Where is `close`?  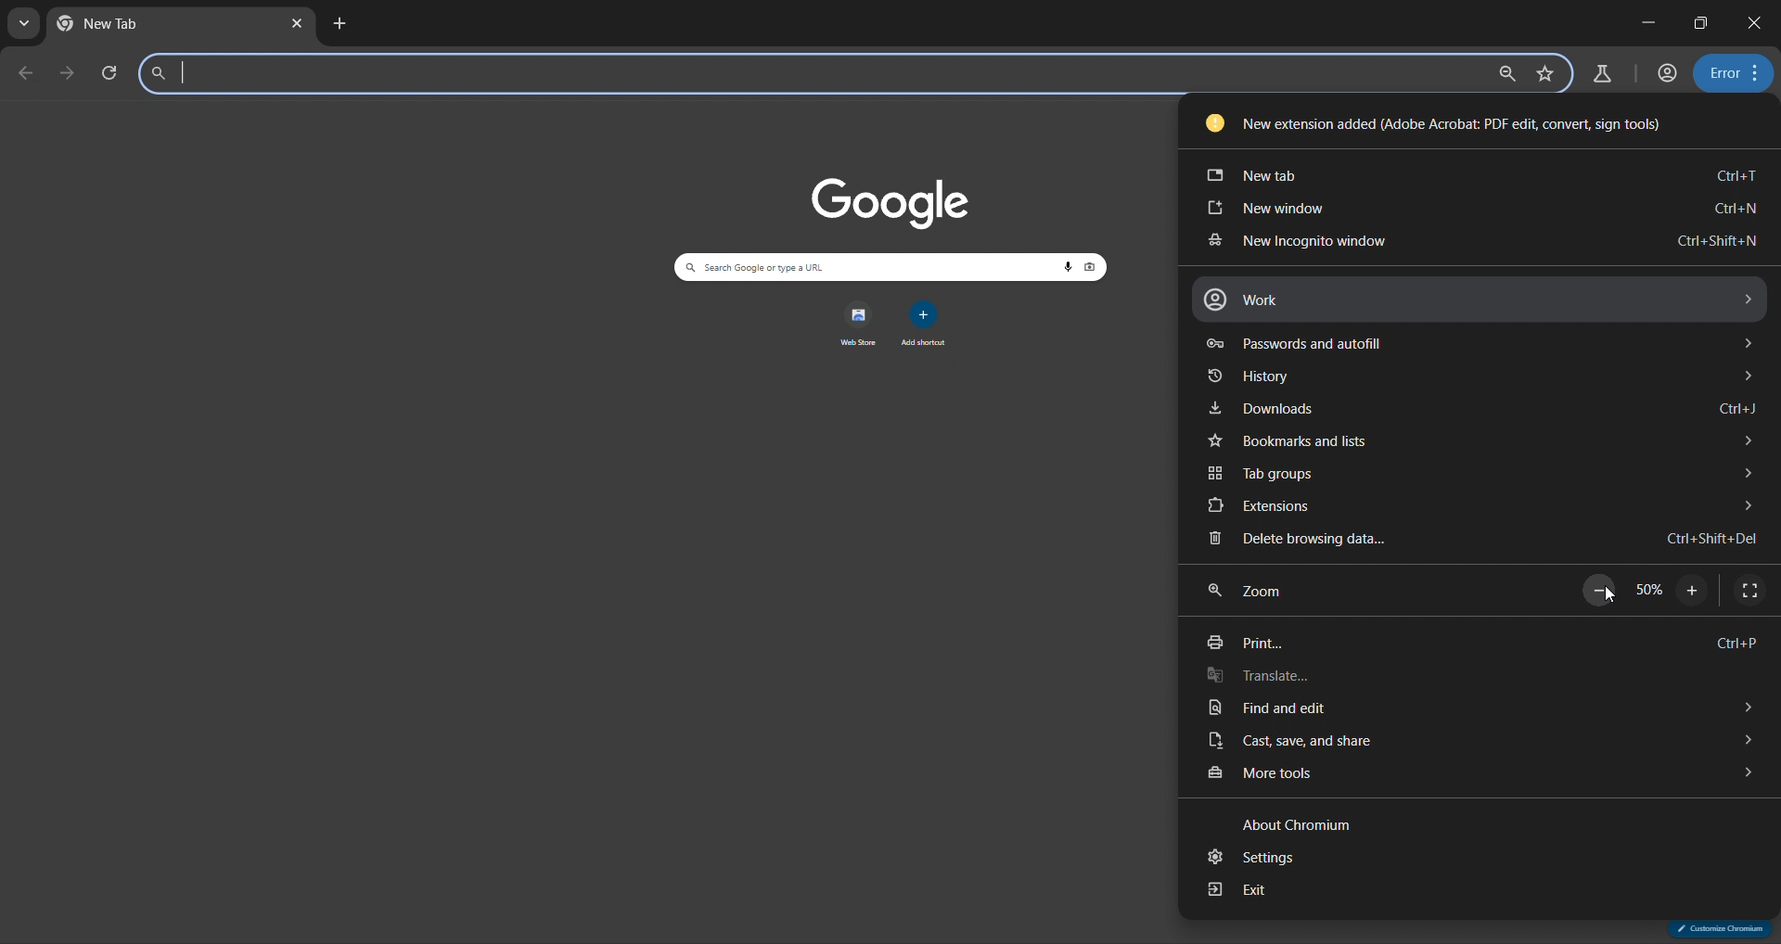
close is located at coordinates (1757, 25).